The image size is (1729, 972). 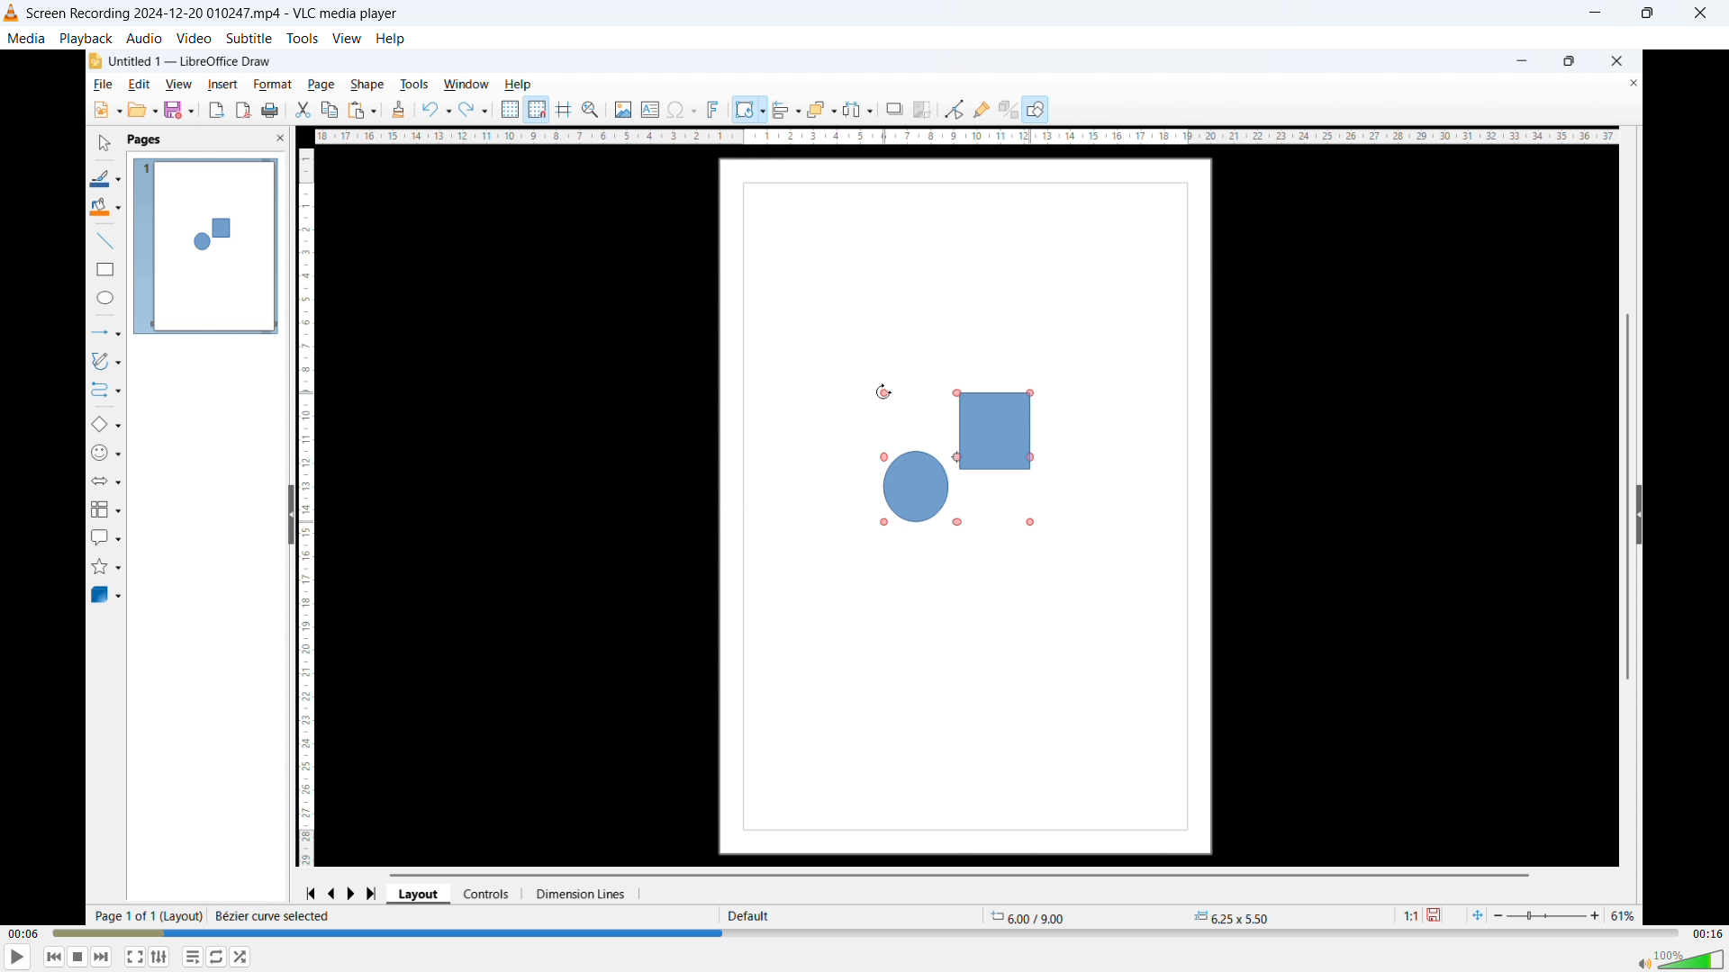 I want to click on Playback , so click(x=87, y=39).